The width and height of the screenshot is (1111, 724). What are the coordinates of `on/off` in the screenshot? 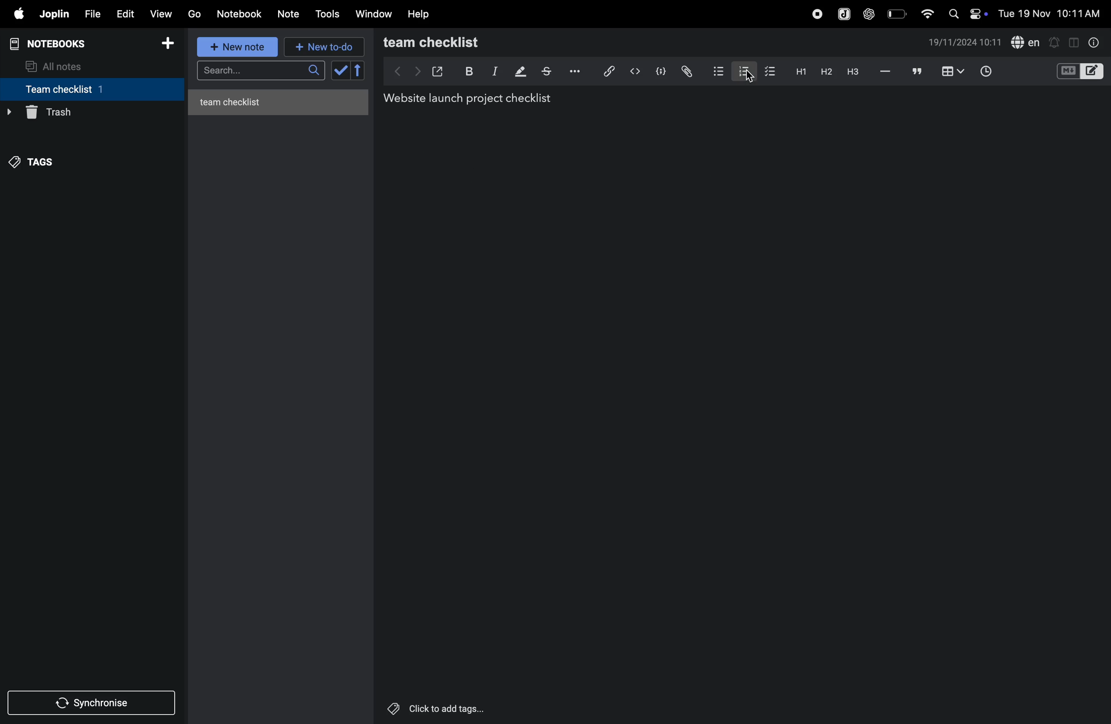 It's located at (980, 14).